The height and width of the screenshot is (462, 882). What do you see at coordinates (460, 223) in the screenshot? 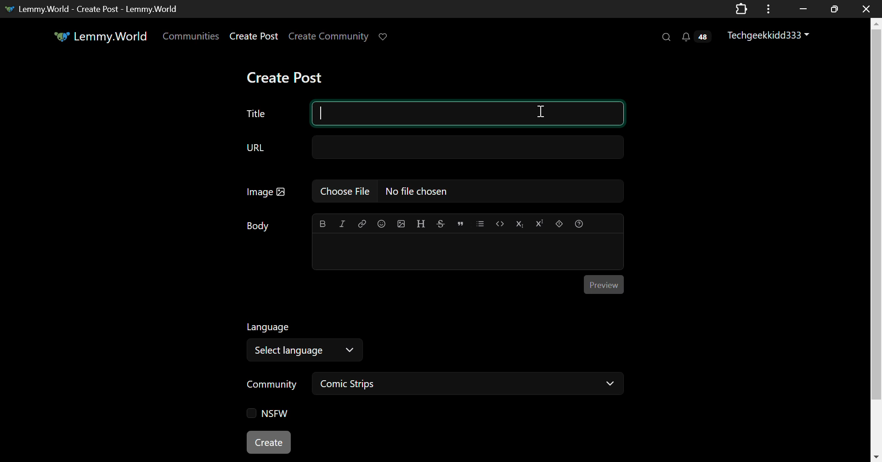
I see `quote` at bounding box center [460, 223].